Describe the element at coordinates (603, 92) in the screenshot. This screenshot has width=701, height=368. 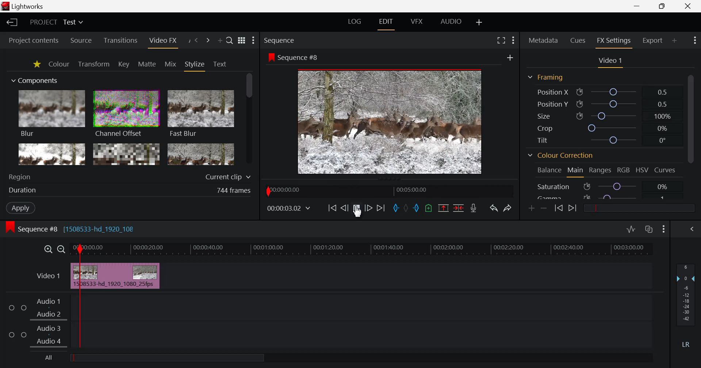
I see `Position X` at that location.